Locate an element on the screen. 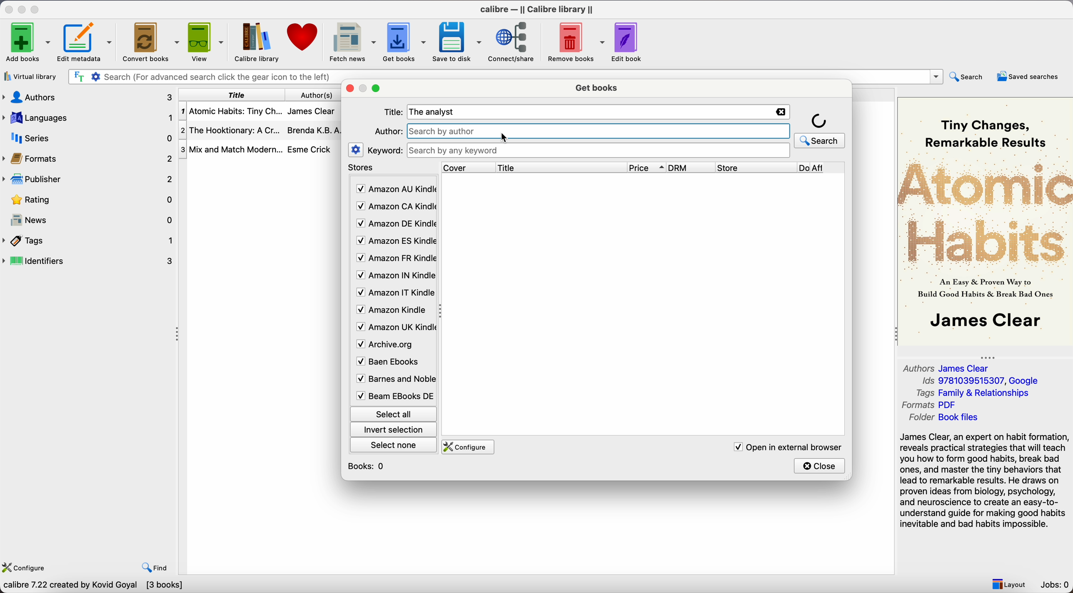 The height and width of the screenshot is (593, 1073). keyword is located at coordinates (386, 151).